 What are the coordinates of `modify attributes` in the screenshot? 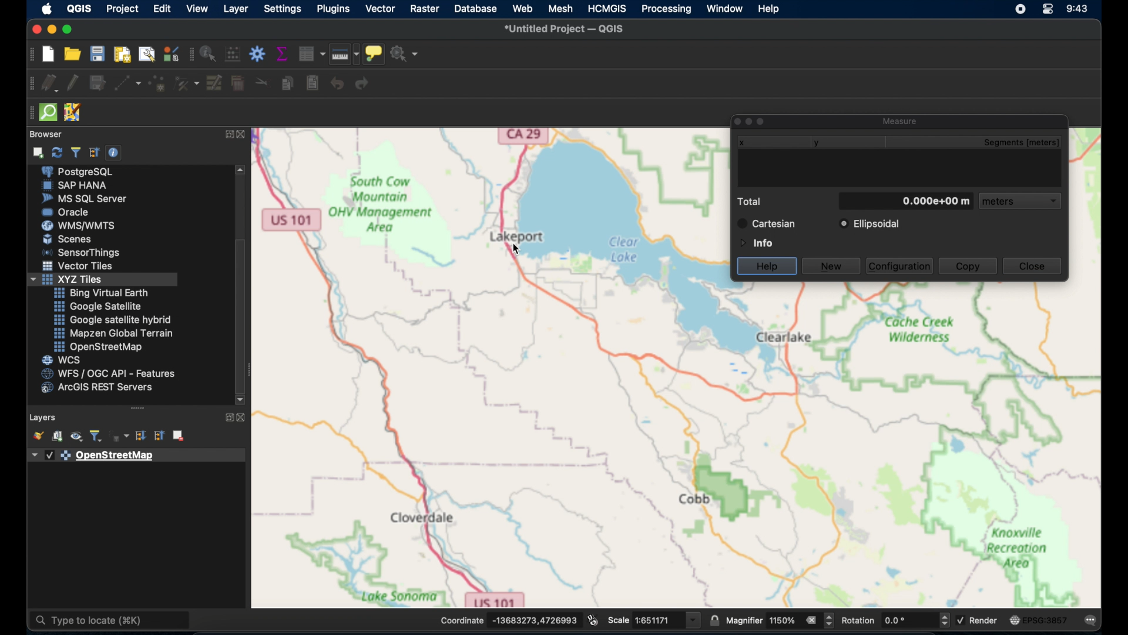 It's located at (214, 83).